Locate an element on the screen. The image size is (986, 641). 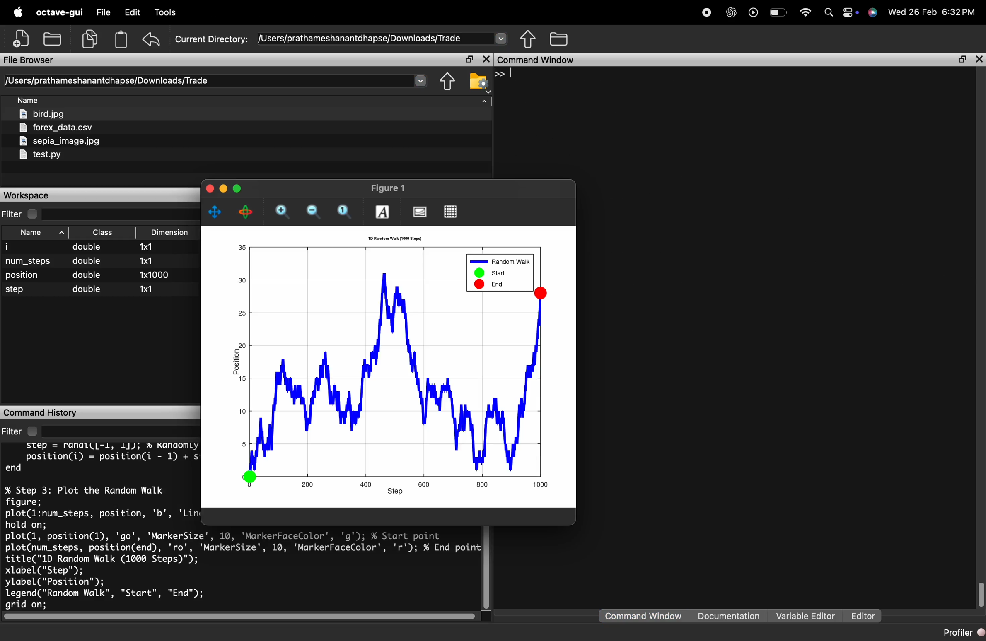
undo is located at coordinates (152, 39).